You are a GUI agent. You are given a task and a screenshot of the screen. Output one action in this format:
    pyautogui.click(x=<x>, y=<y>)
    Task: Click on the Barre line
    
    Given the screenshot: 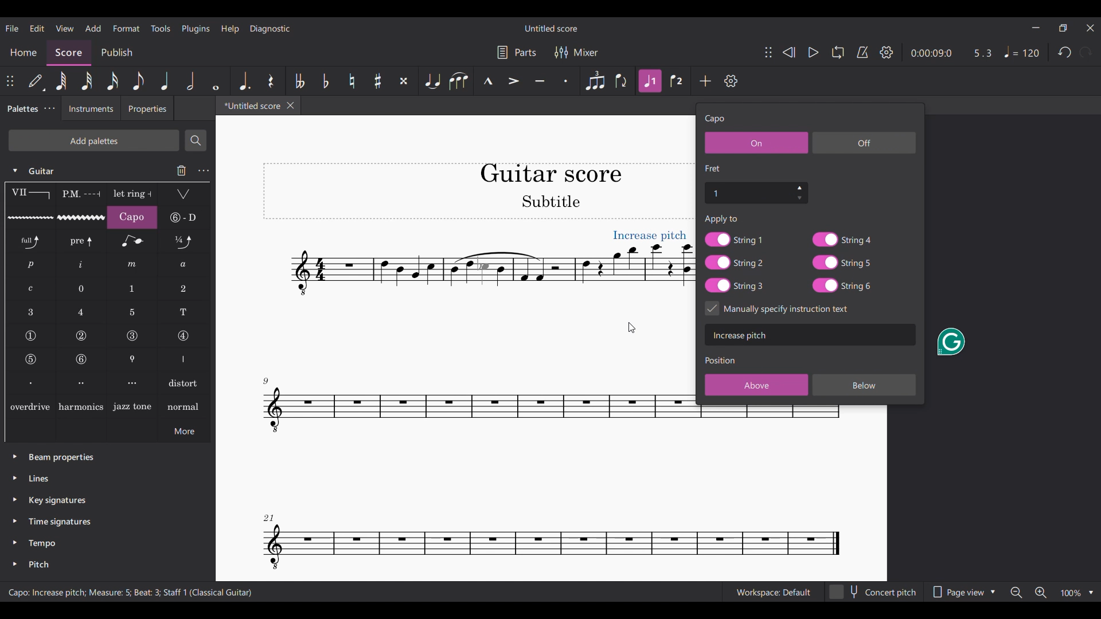 What is the action you would take?
    pyautogui.click(x=30, y=194)
    